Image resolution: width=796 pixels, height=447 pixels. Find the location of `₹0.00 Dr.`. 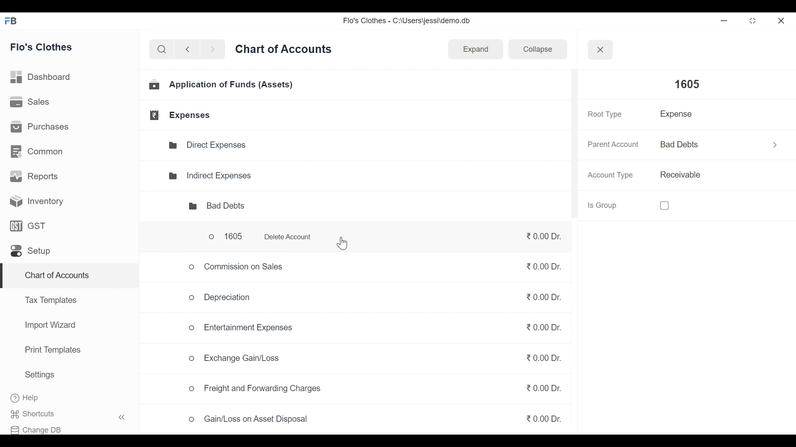

₹0.00 Dr. is located at coordinates (537, 325).